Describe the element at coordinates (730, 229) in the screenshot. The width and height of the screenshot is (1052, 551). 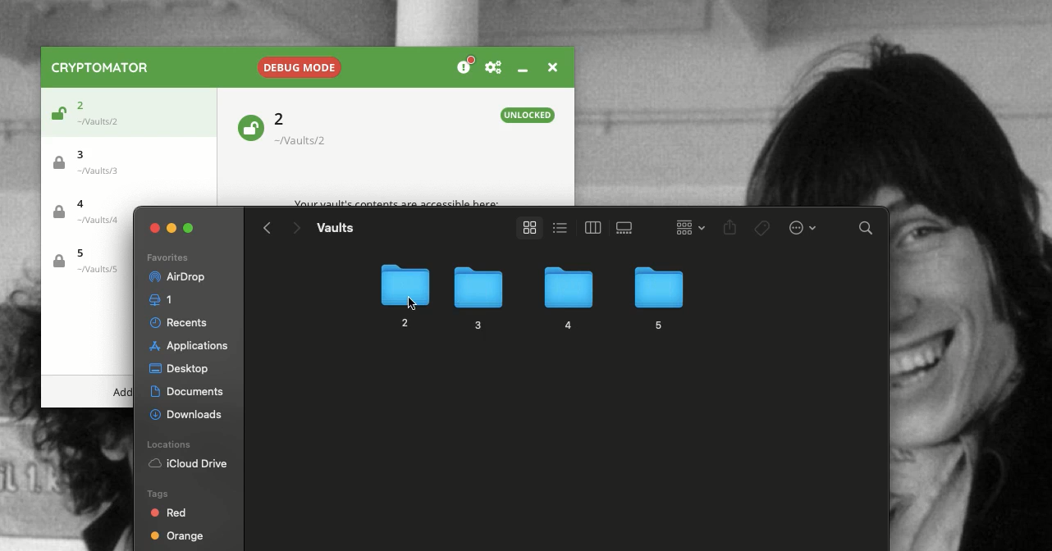
I see `Share` at that location.